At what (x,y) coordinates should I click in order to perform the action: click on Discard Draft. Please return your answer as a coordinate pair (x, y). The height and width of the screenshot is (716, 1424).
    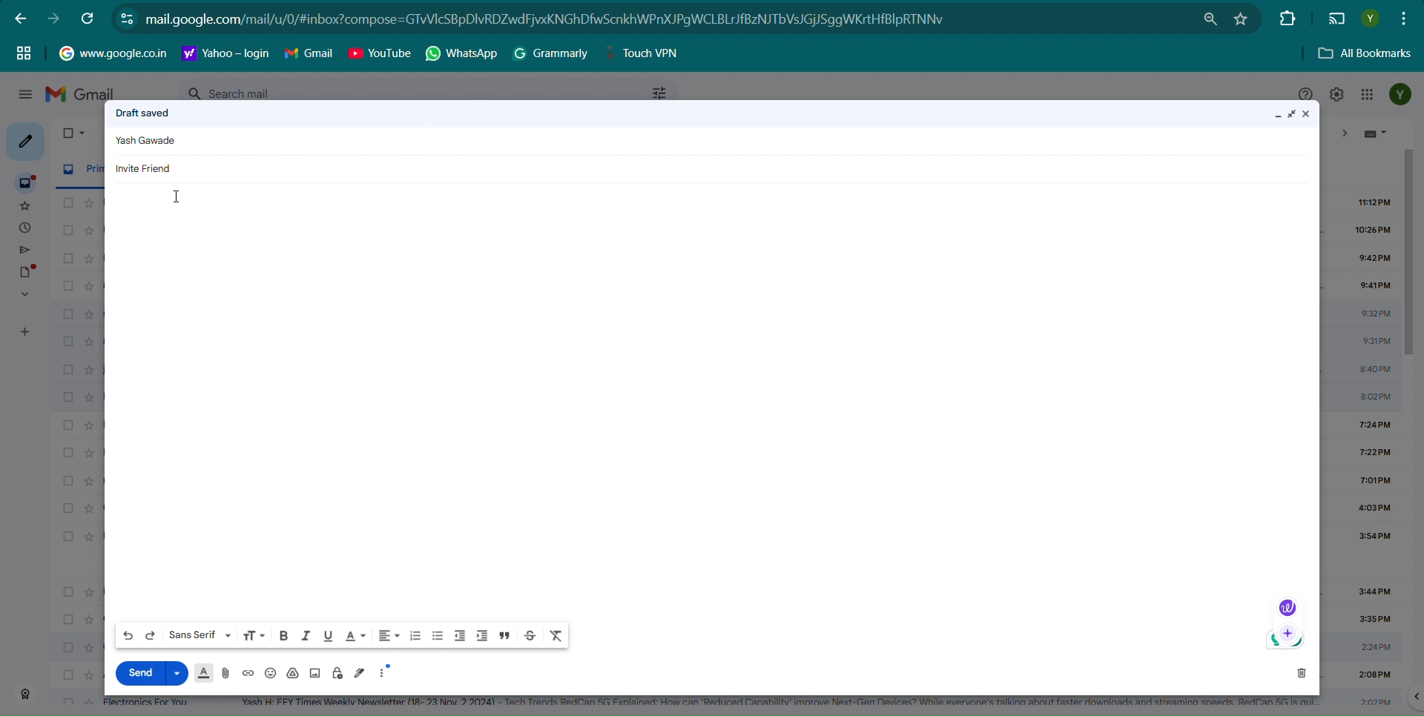
    Looking at the image, I should click on (1301, 672).